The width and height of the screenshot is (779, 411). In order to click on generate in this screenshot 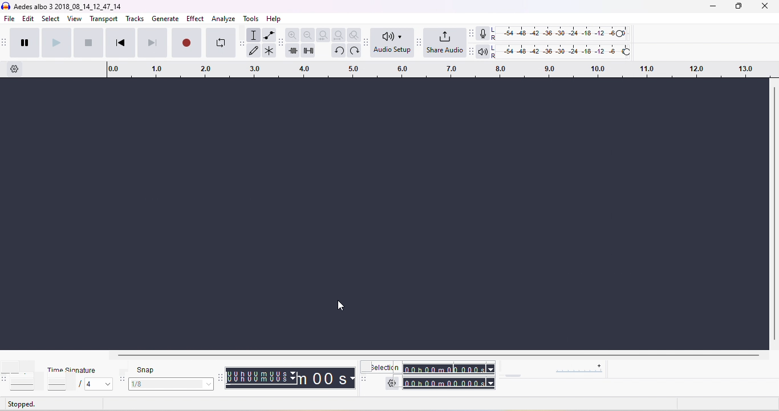, I will do `click(166, 19)`.